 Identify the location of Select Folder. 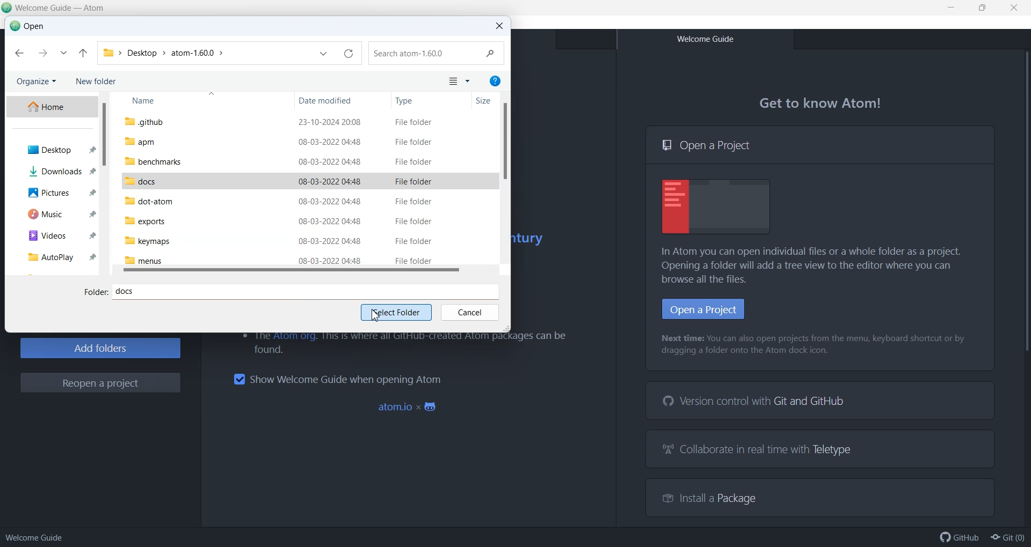
(396, 313).